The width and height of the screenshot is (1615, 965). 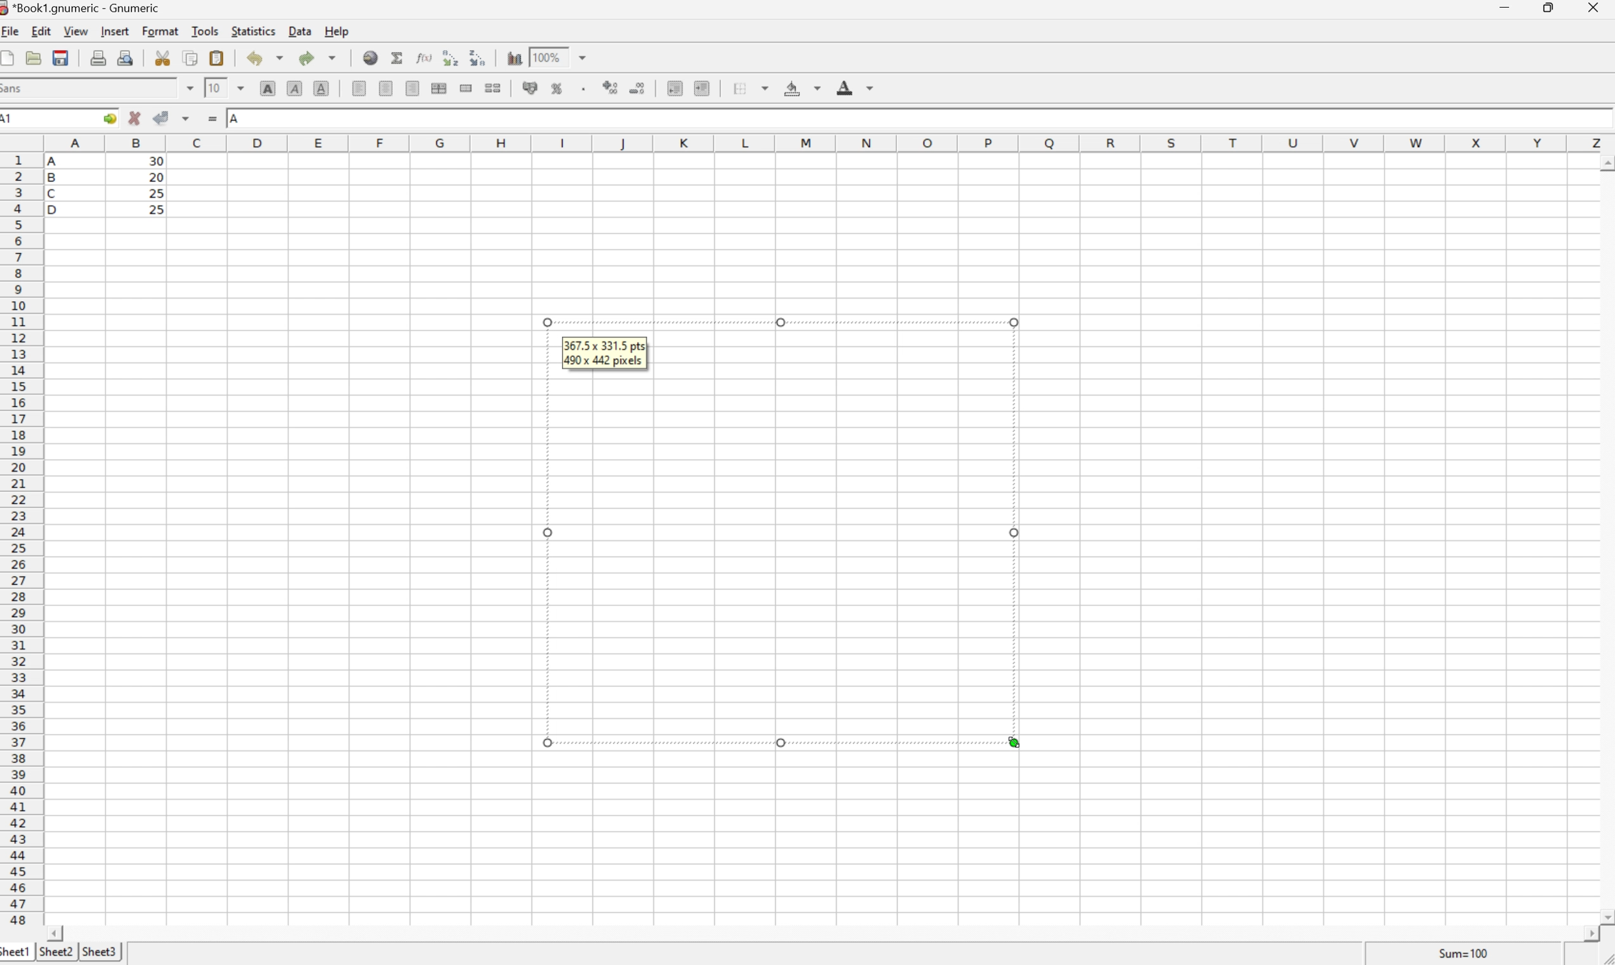 What do you see at coordinates (299, 31) in the screenshot?
I see `Data` at bounding box center [299, 31].